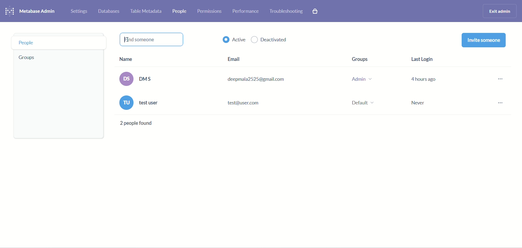 This screenshot has width=522, height=248. What do you see at coordinates (110, 12) in the screenshot?
I see `databases` at bounding box center [110, 12].